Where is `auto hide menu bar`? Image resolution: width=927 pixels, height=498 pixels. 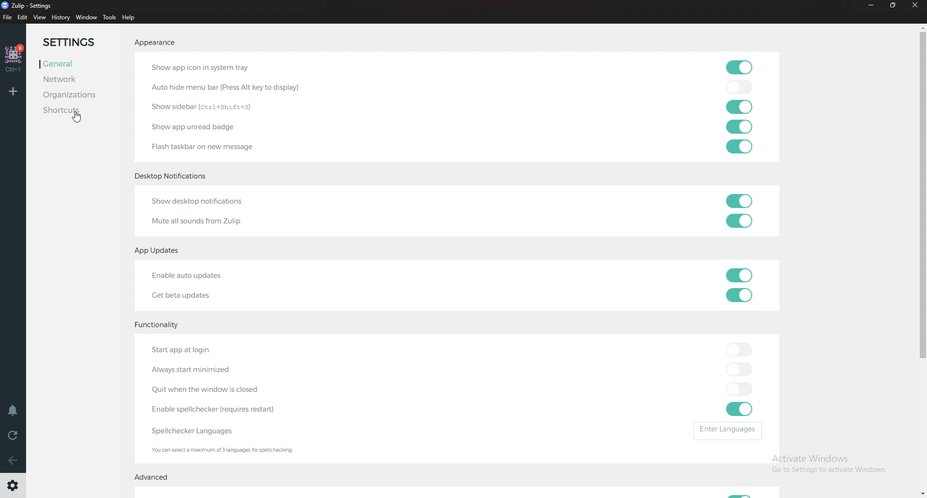 auto hide menu bar is located at coordinates (225, 89).